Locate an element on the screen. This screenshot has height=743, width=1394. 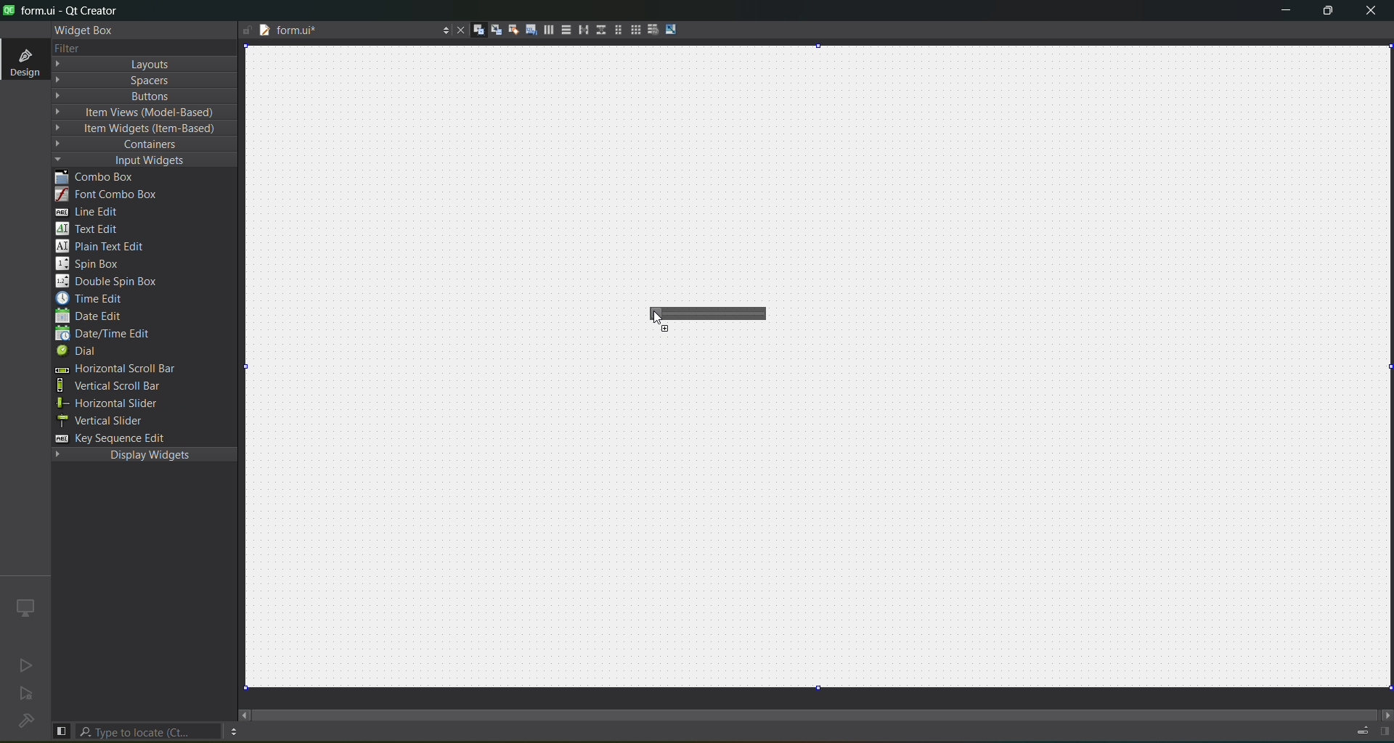
item widget is located at coordinates (138, 128).